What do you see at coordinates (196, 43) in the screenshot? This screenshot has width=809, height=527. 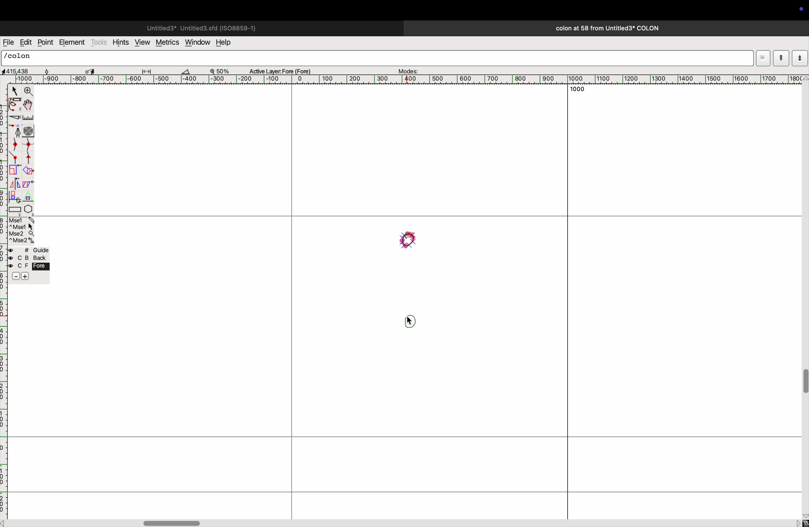 I see `window` at bounding box center [196, 43].